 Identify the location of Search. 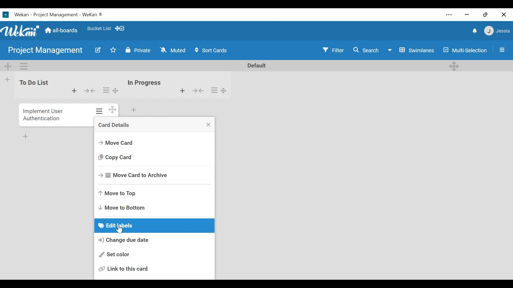
(367, 50).